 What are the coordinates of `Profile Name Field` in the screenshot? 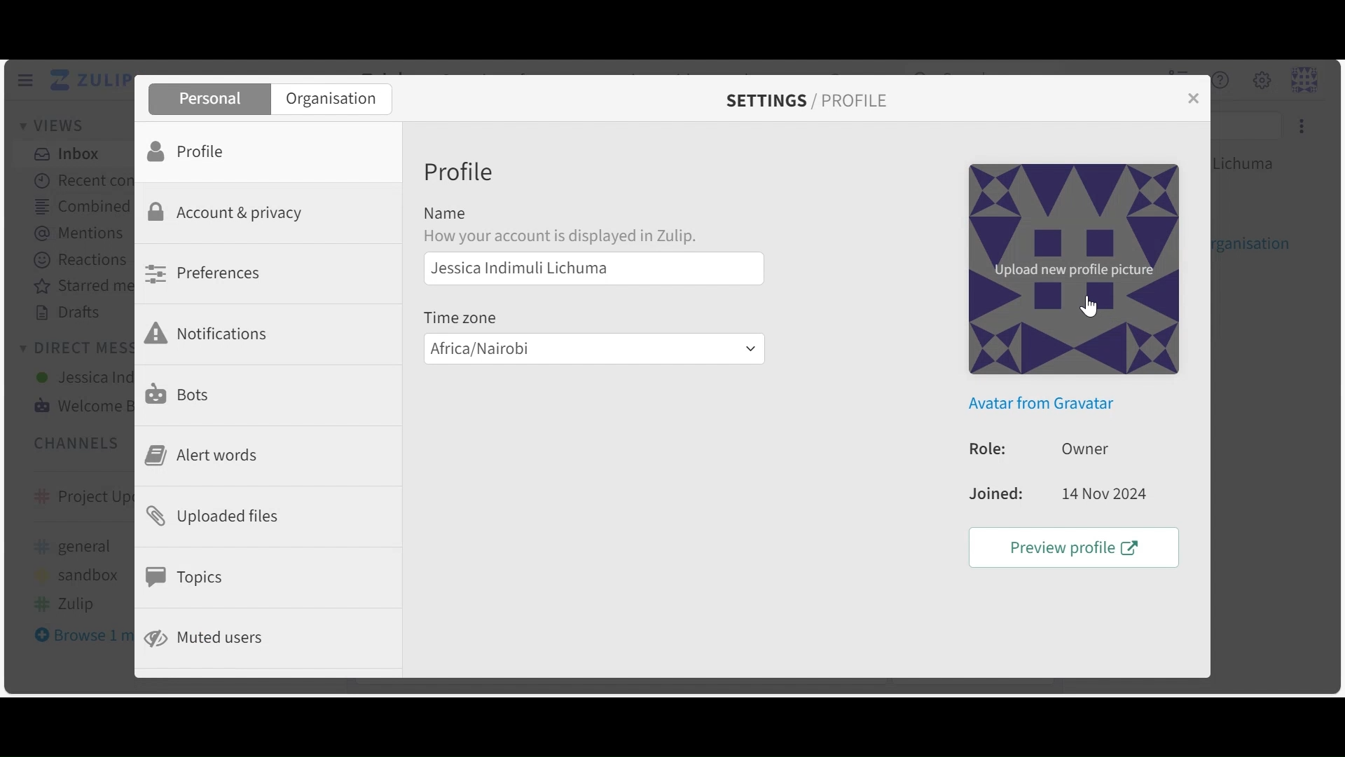 It's located at (591, 268).